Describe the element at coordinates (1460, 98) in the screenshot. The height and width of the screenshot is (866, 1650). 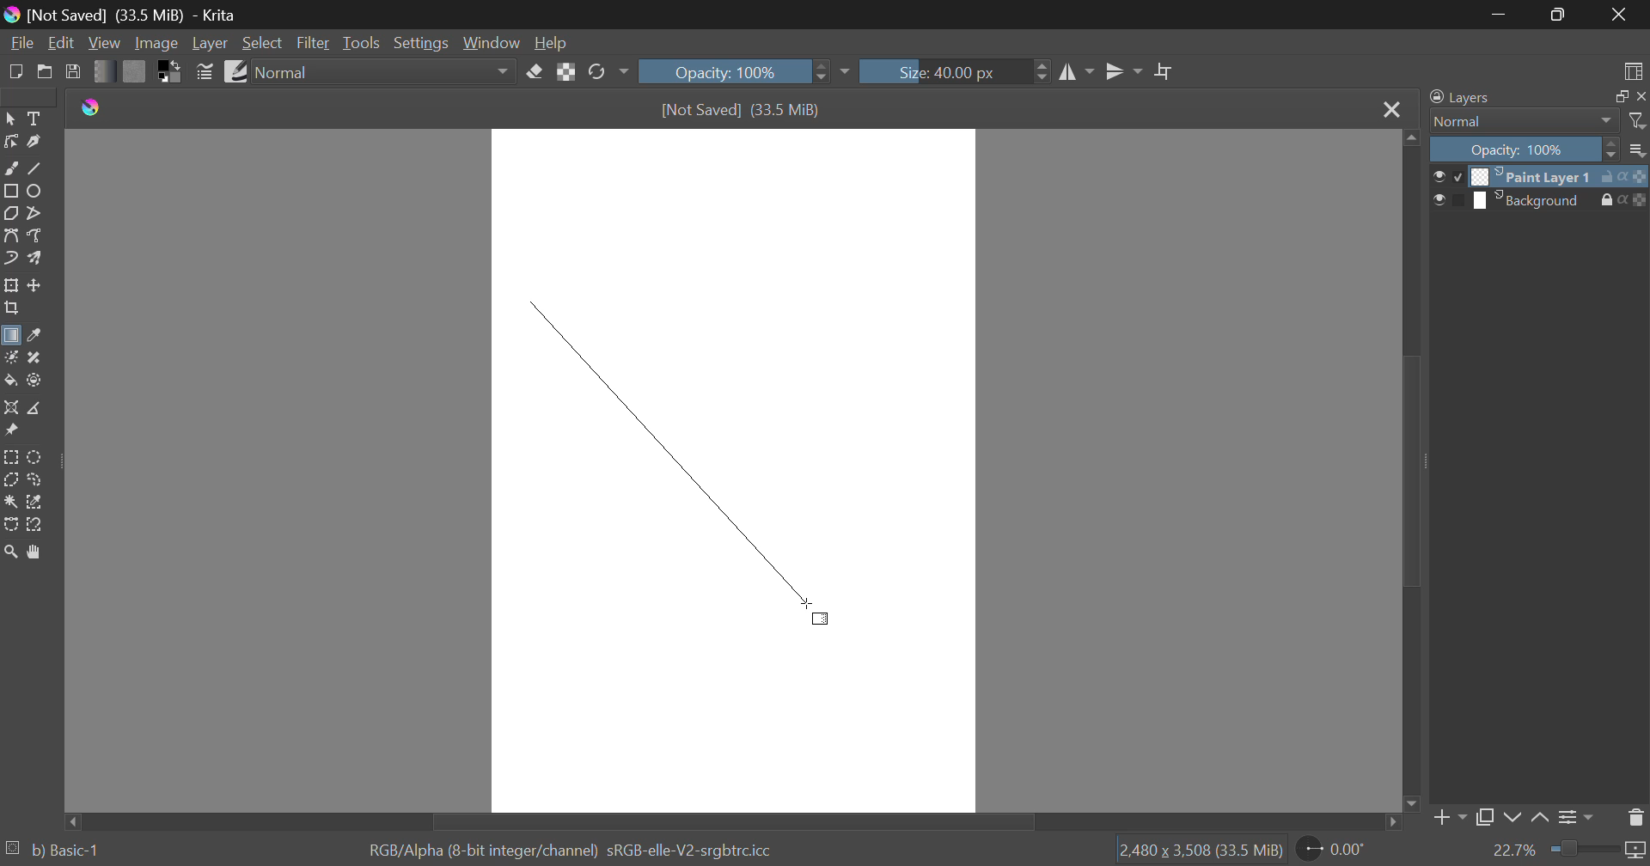
I see `Layers` at that location.